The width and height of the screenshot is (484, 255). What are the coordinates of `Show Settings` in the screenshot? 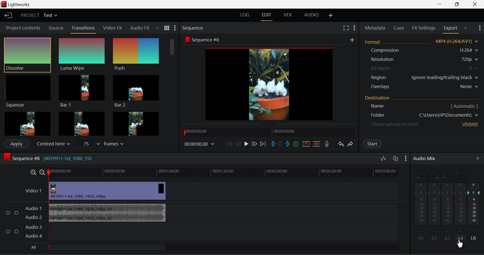 It's located at (355, 27).